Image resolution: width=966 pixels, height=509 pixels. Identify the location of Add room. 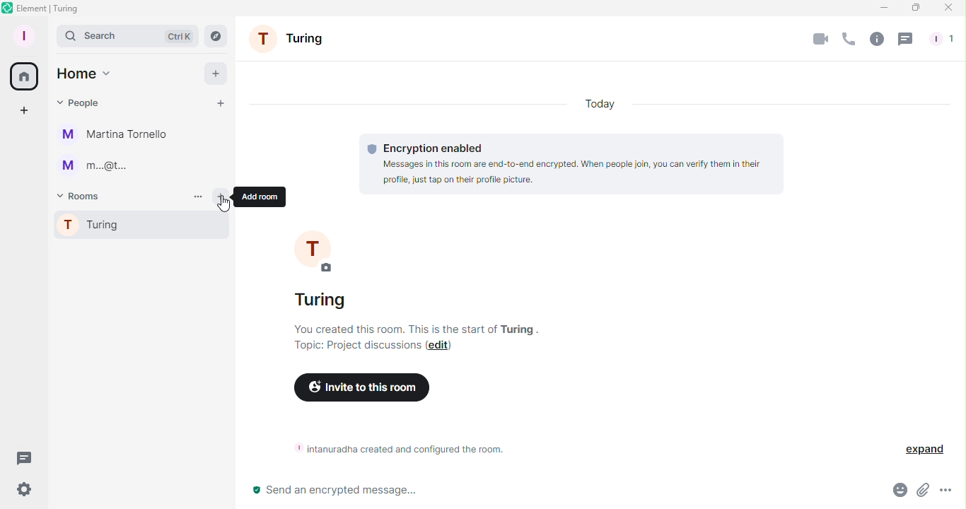
(222, 197).